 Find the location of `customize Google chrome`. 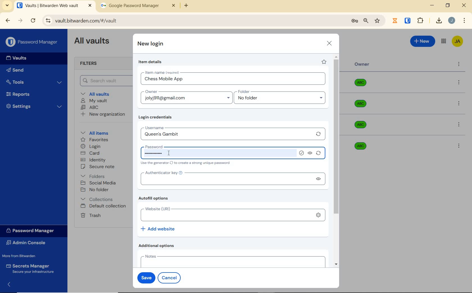

customize Google chrome is located at coordinates (464, 21).